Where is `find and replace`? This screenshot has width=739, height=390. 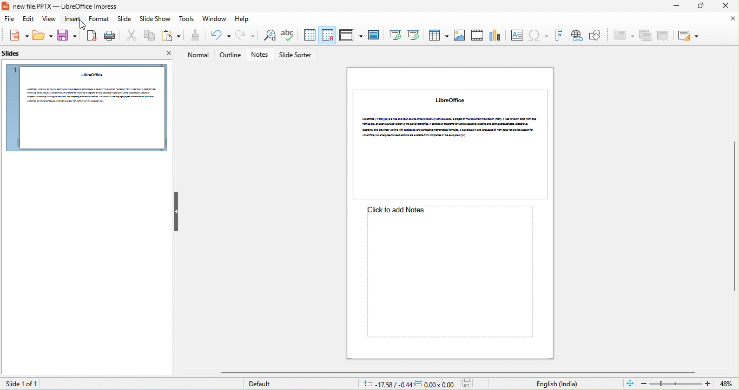
find and replace is located at coordinates (267, 36).